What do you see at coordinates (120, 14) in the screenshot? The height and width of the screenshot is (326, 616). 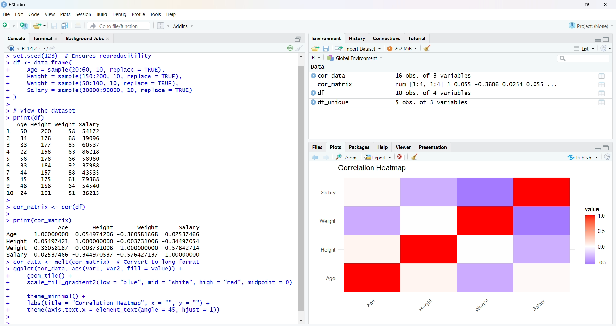 I see `Debug` at bounding box center [120, 14].